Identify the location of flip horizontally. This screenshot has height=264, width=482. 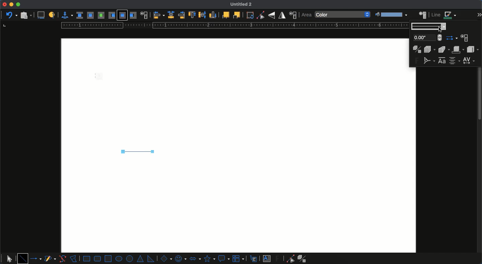
(282, 15).